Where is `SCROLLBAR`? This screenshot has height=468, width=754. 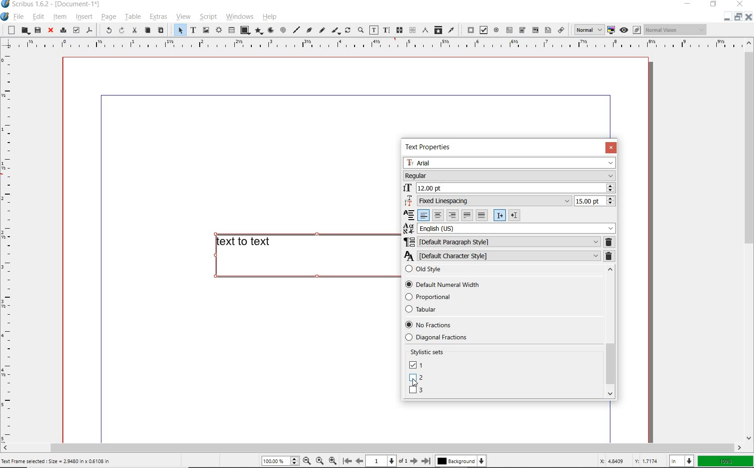 SCROLLBAR is located at coordinates (611, 332).